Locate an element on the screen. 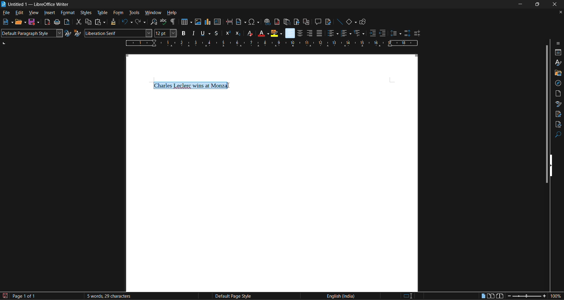  basic shapes is located at coordinates (350, 23).